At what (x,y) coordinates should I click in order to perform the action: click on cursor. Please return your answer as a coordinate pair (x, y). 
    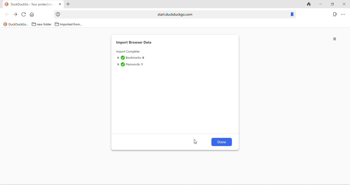
    Looking at the image, I should click on (196, 141).